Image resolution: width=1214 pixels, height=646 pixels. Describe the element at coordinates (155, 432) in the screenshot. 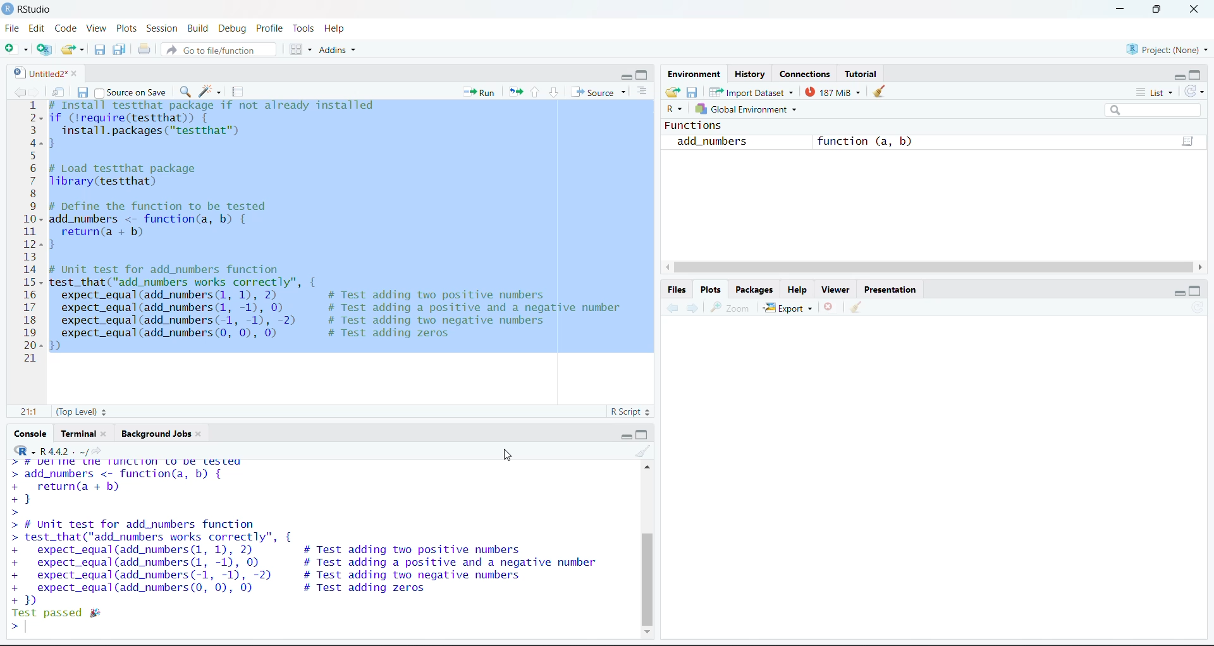

I see `Background Jobs` at that location.